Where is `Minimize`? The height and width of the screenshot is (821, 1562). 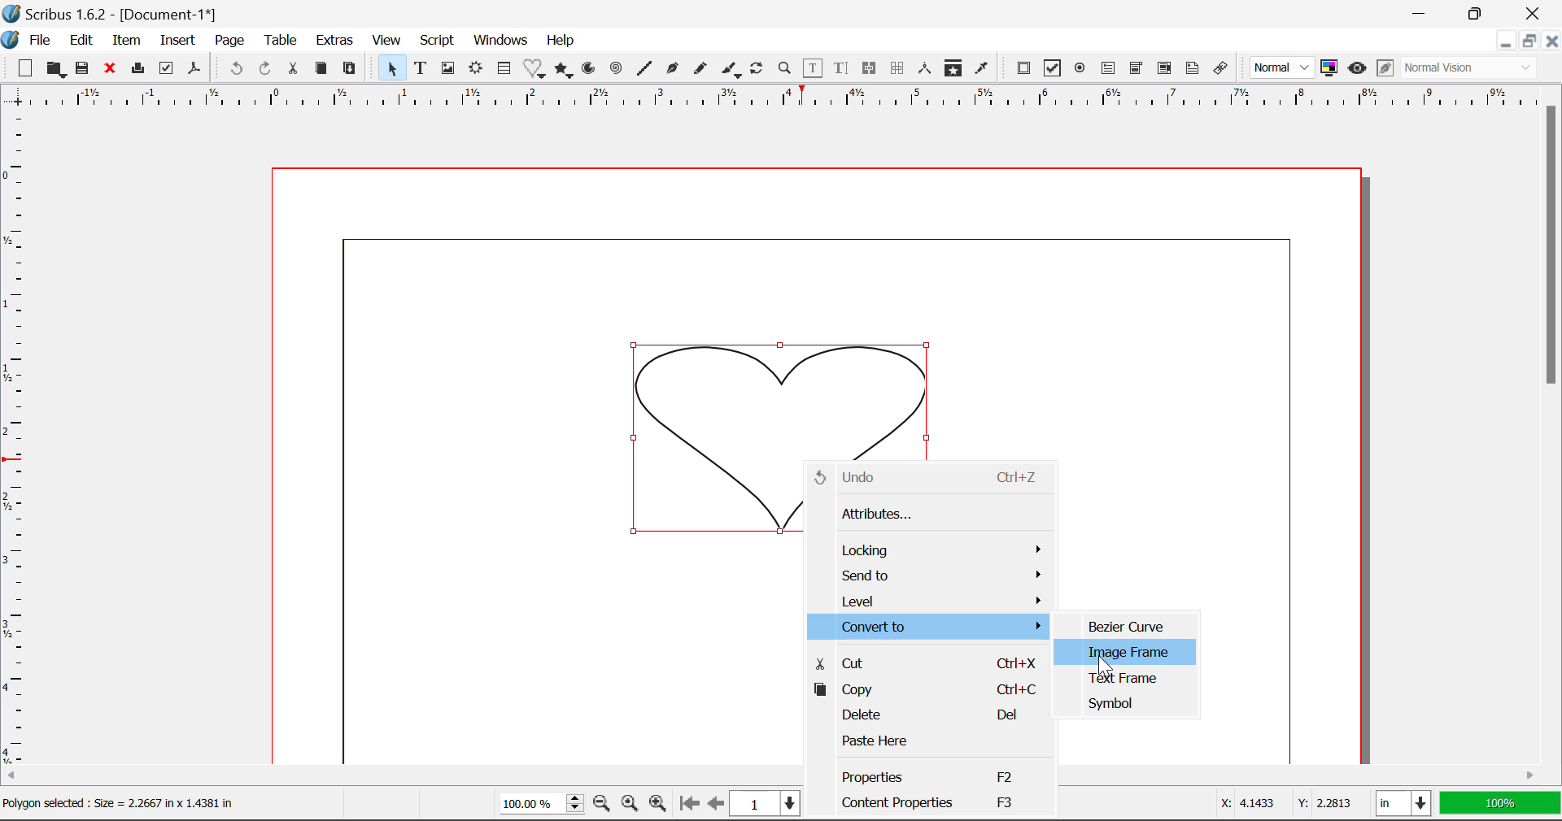
Minimize is located at coordinates (1531, 43).